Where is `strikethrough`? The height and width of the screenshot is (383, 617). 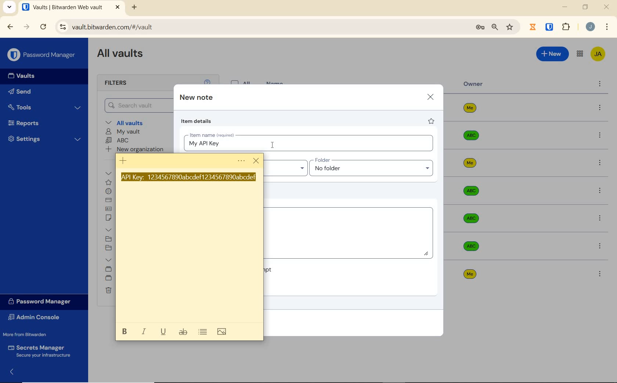 strikethrough is located at coordinates (183, 333).